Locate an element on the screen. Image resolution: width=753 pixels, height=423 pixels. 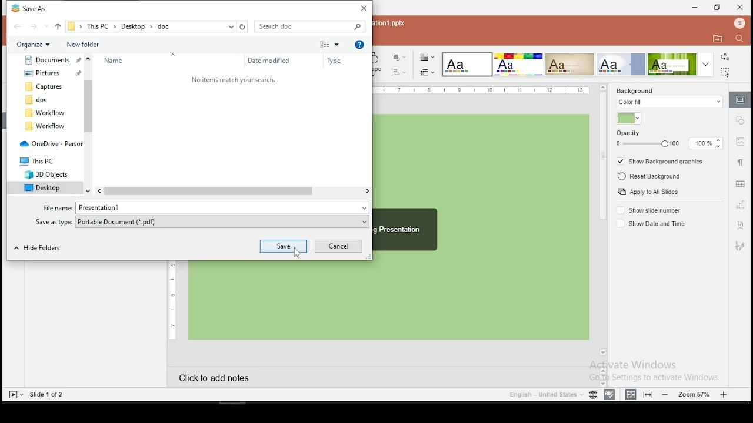
select color theme is located at coordinates (672, 64).